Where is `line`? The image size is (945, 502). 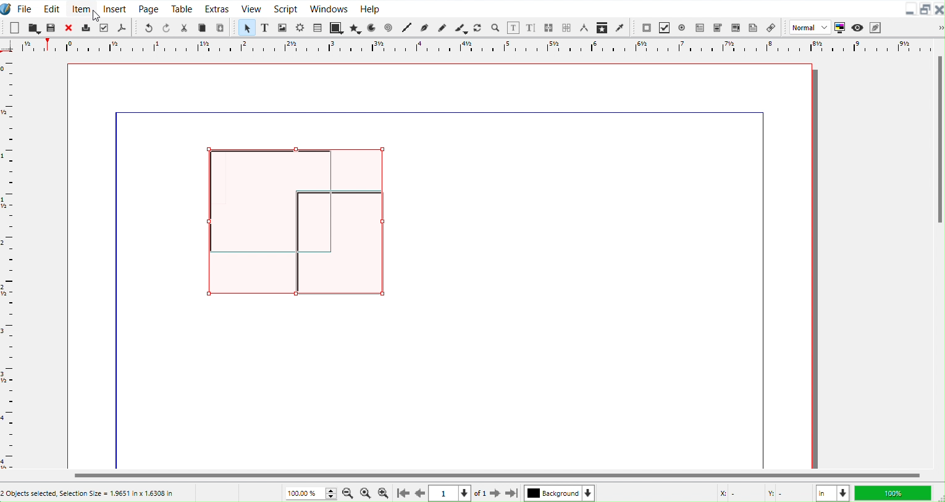
line is located at coordinates (763, 294).